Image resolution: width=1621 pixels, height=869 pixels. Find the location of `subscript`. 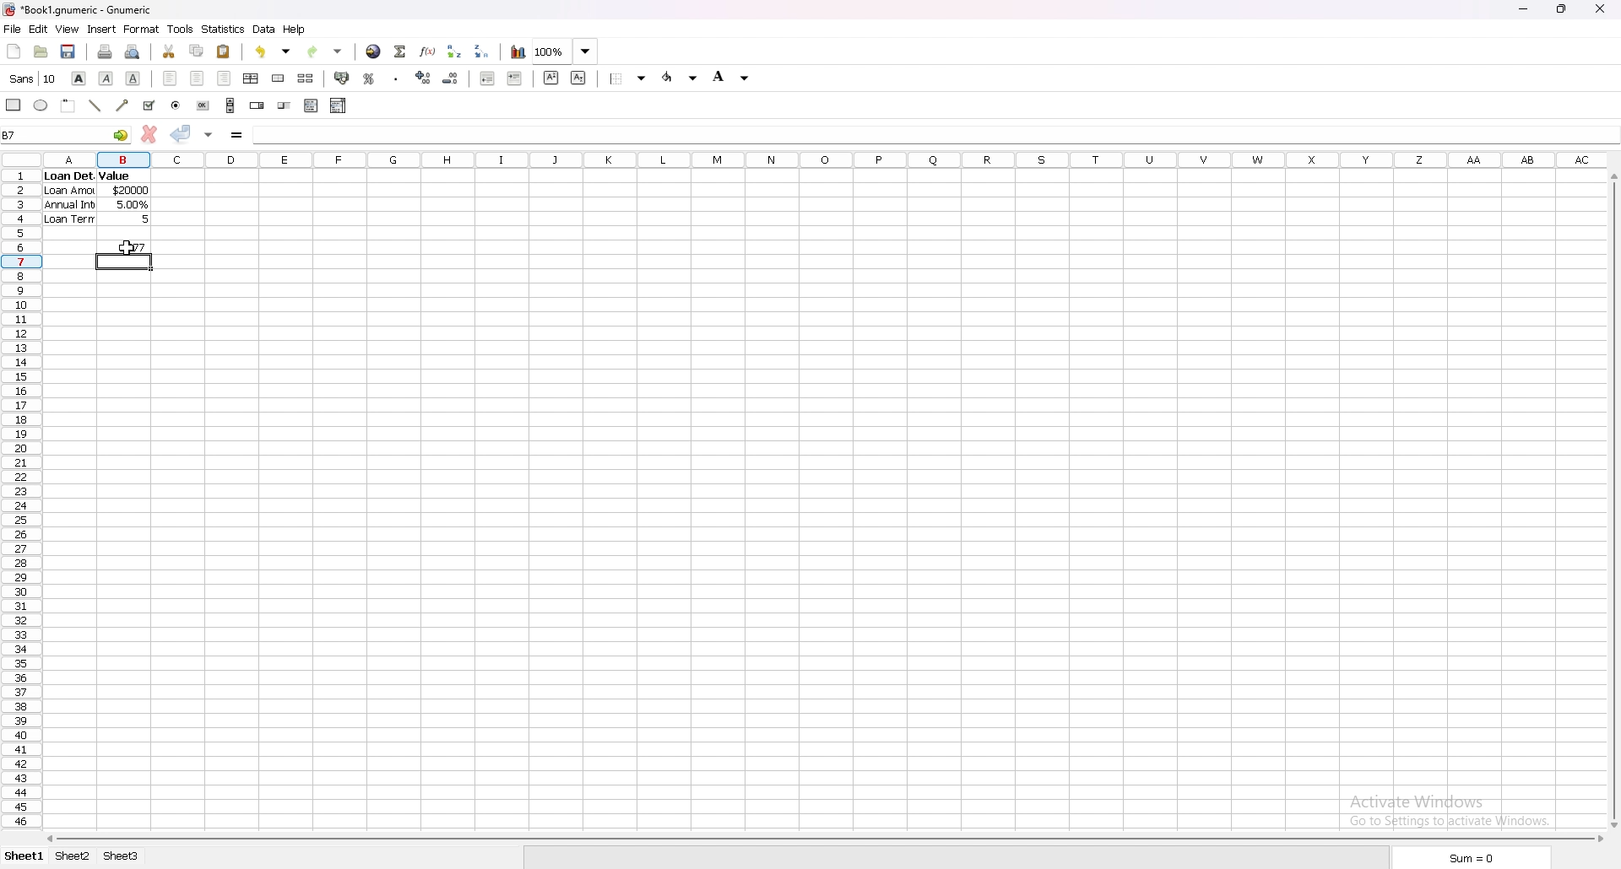

subscript is located at coordinates (578, 78).